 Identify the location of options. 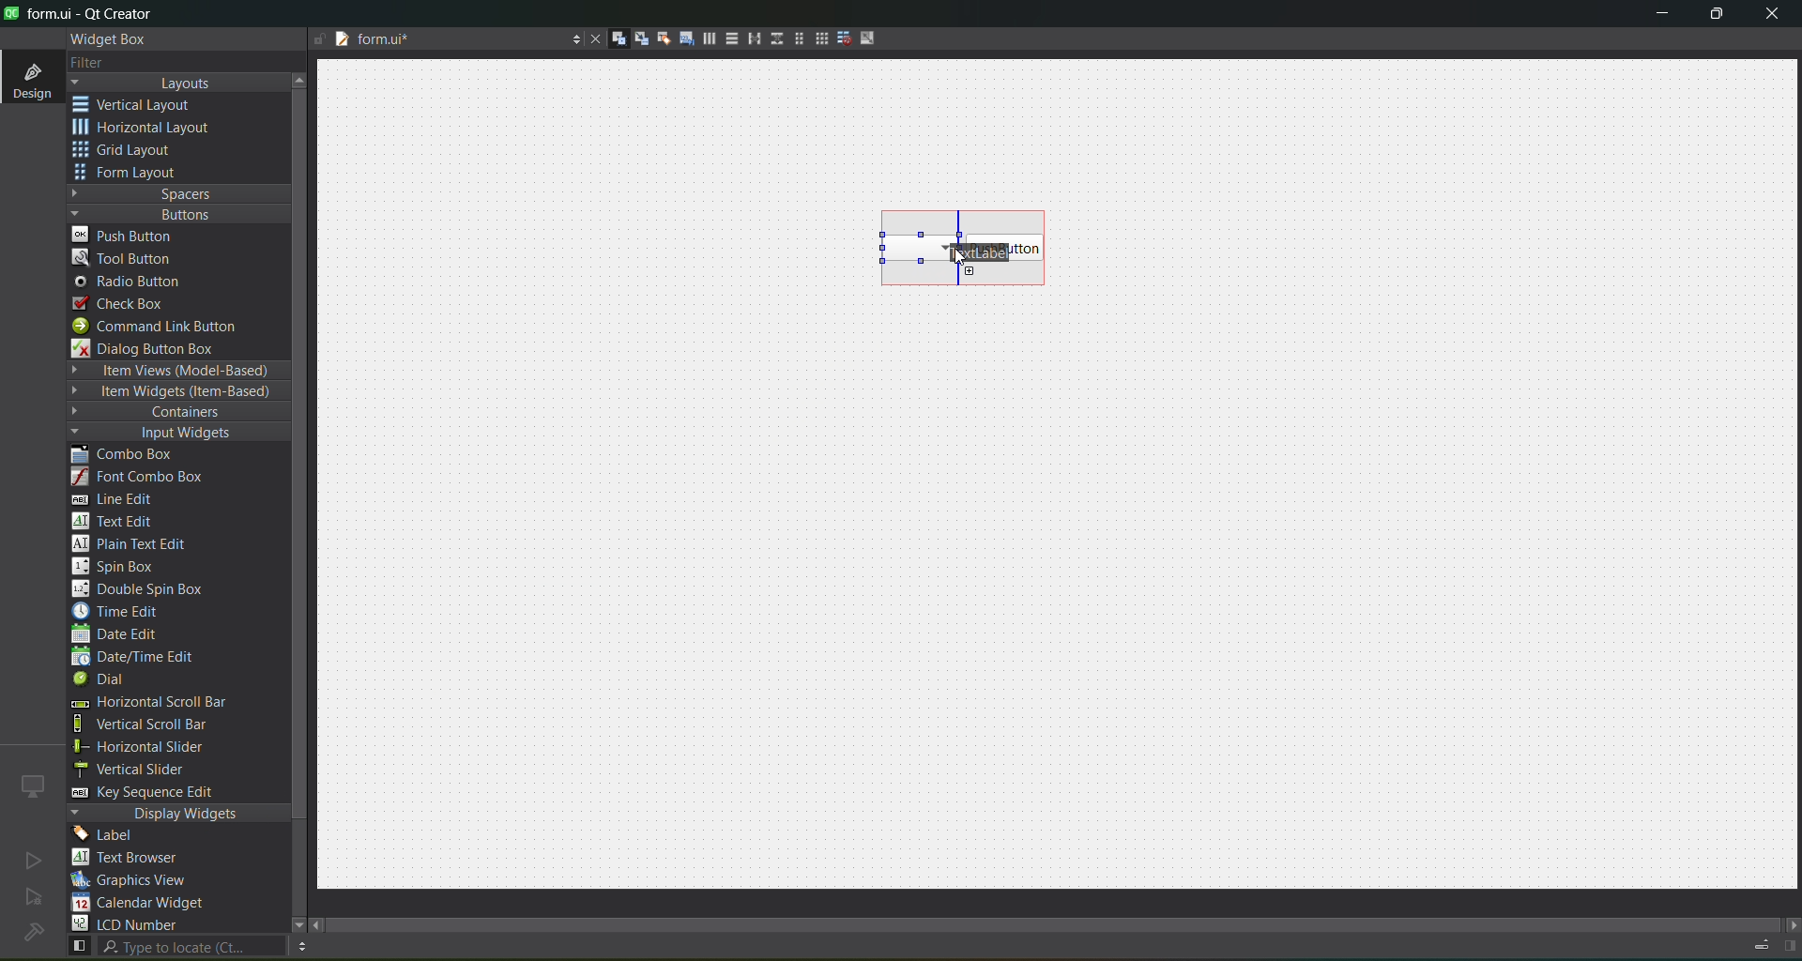
(571, 41).